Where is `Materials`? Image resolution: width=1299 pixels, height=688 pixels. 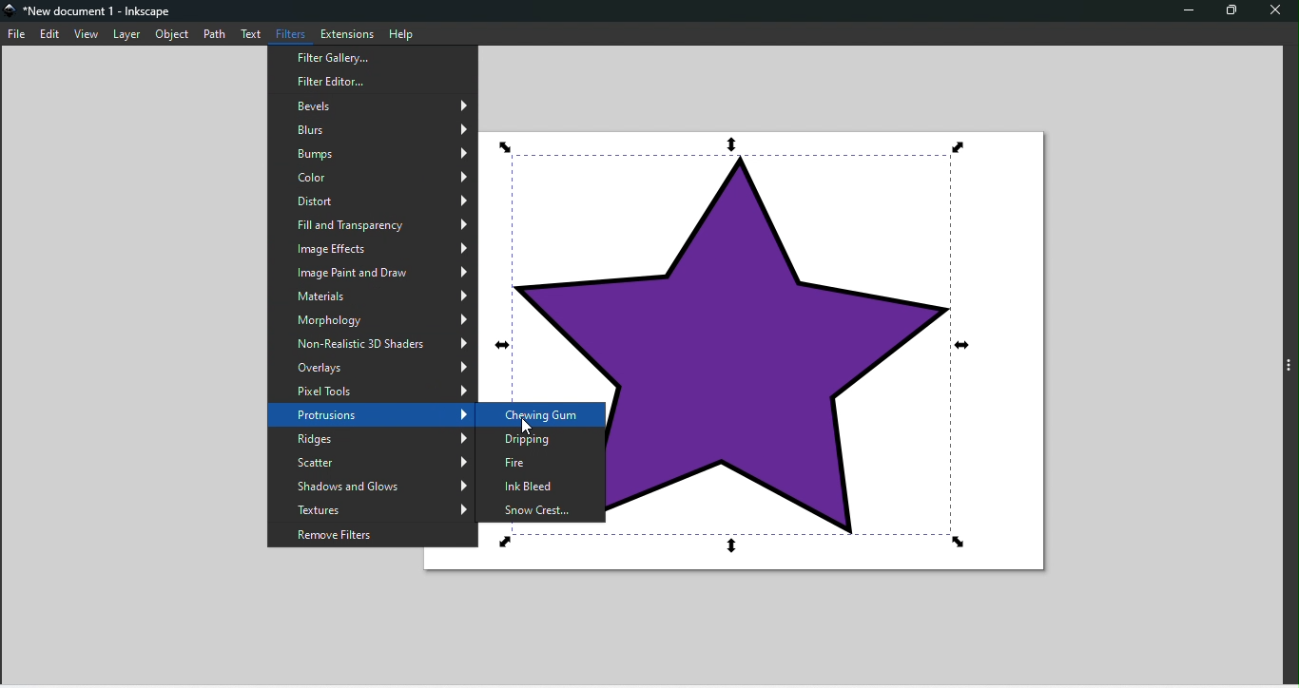
Materials is located at coordinates (371, 295).